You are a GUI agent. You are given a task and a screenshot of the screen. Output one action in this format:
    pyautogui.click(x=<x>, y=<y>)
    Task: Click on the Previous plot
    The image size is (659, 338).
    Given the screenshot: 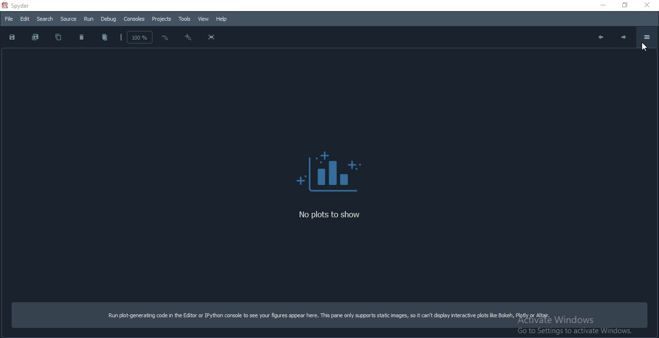 What is the action you would take?
    pyautogui.click(x=599, y=37)
    